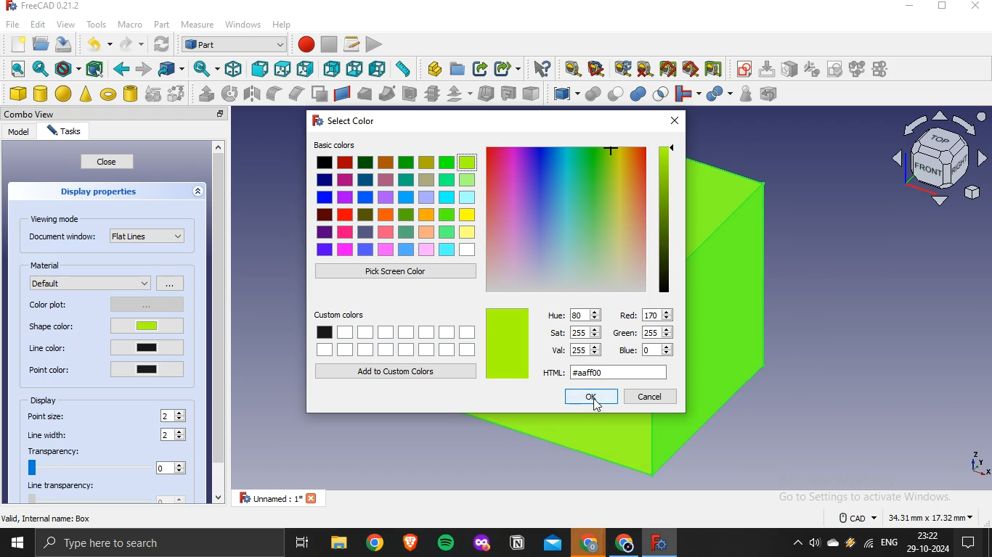 The image size is (992, 557). I want to click on isometric, so click(233, 68).